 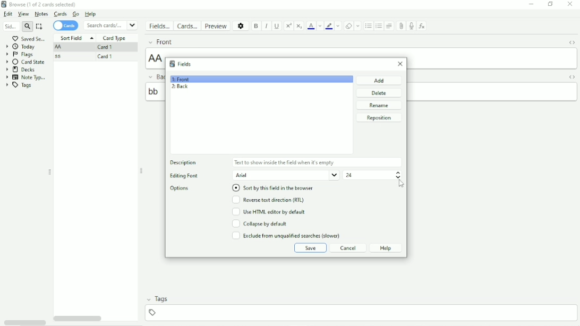 I want to click on Resize, so click(x=49, y=172).